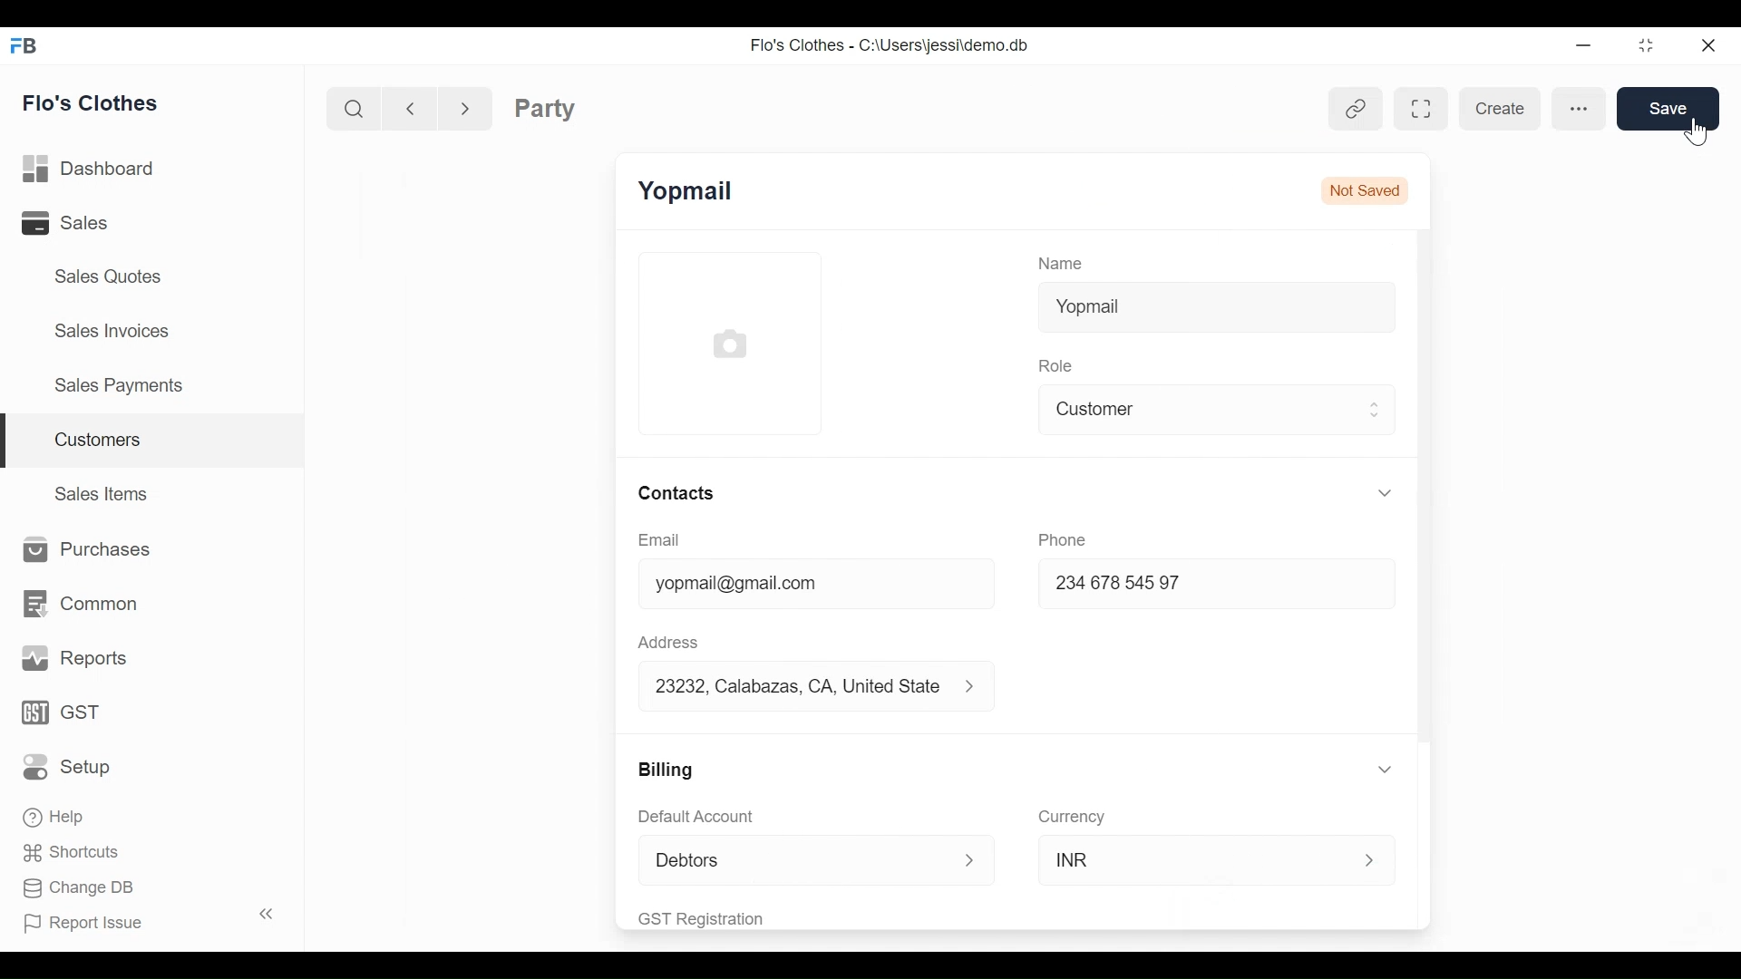  Describe the element at coordinates (1579, 110) in the screenshot. I see `more` at that location.